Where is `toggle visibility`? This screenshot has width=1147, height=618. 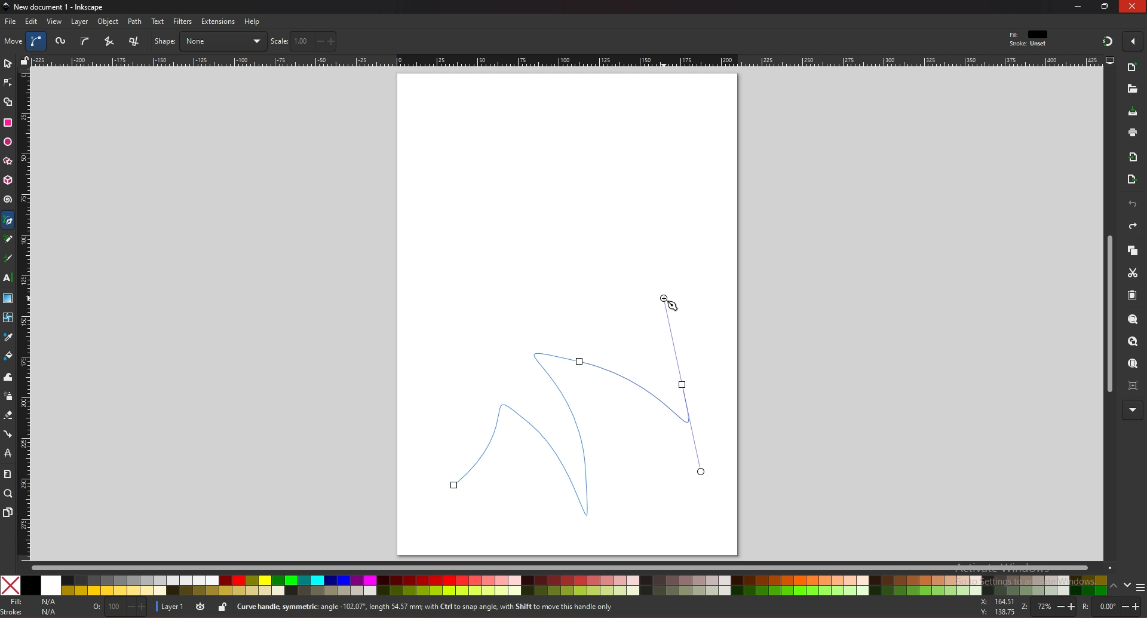 toggle visibility is located at coordinates (201, 607).